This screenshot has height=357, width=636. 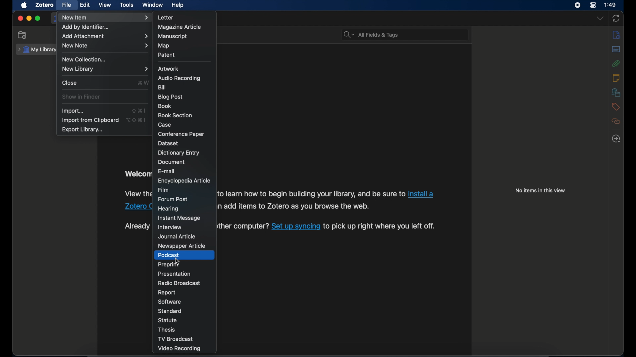 I want to click on edit, so click(x=85, y=5).